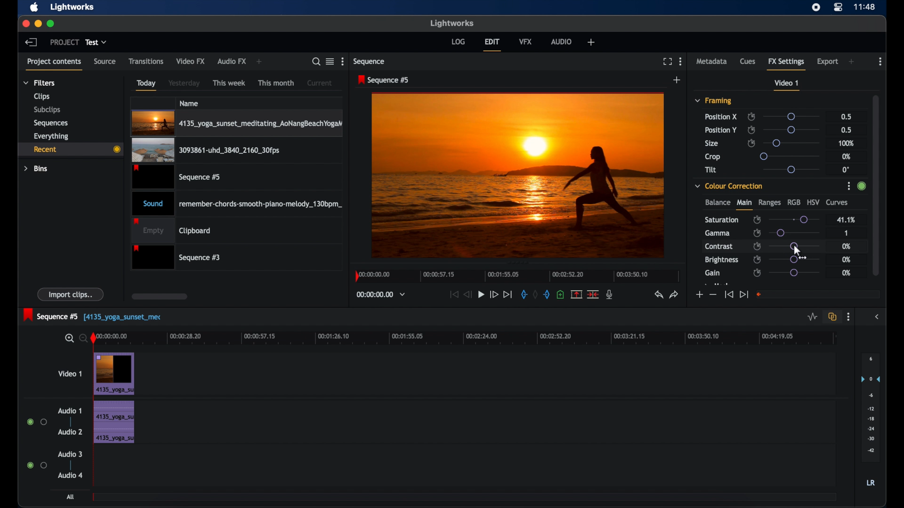 The image size is (904, 508). I want to click on video preview, so click(519, 176).